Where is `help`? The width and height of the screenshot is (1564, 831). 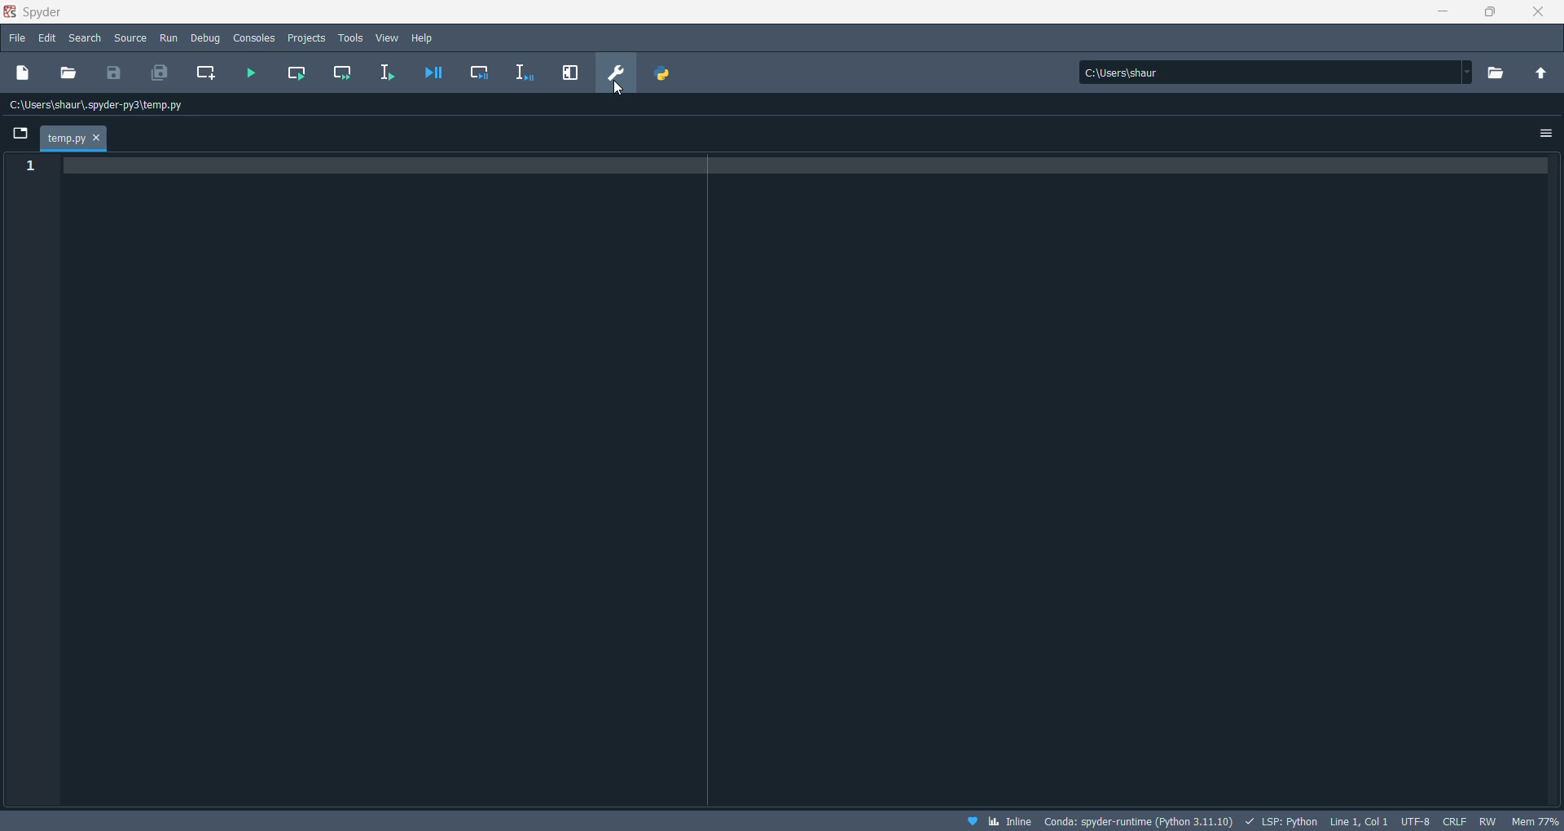
help is located at coordinates (424, 38).